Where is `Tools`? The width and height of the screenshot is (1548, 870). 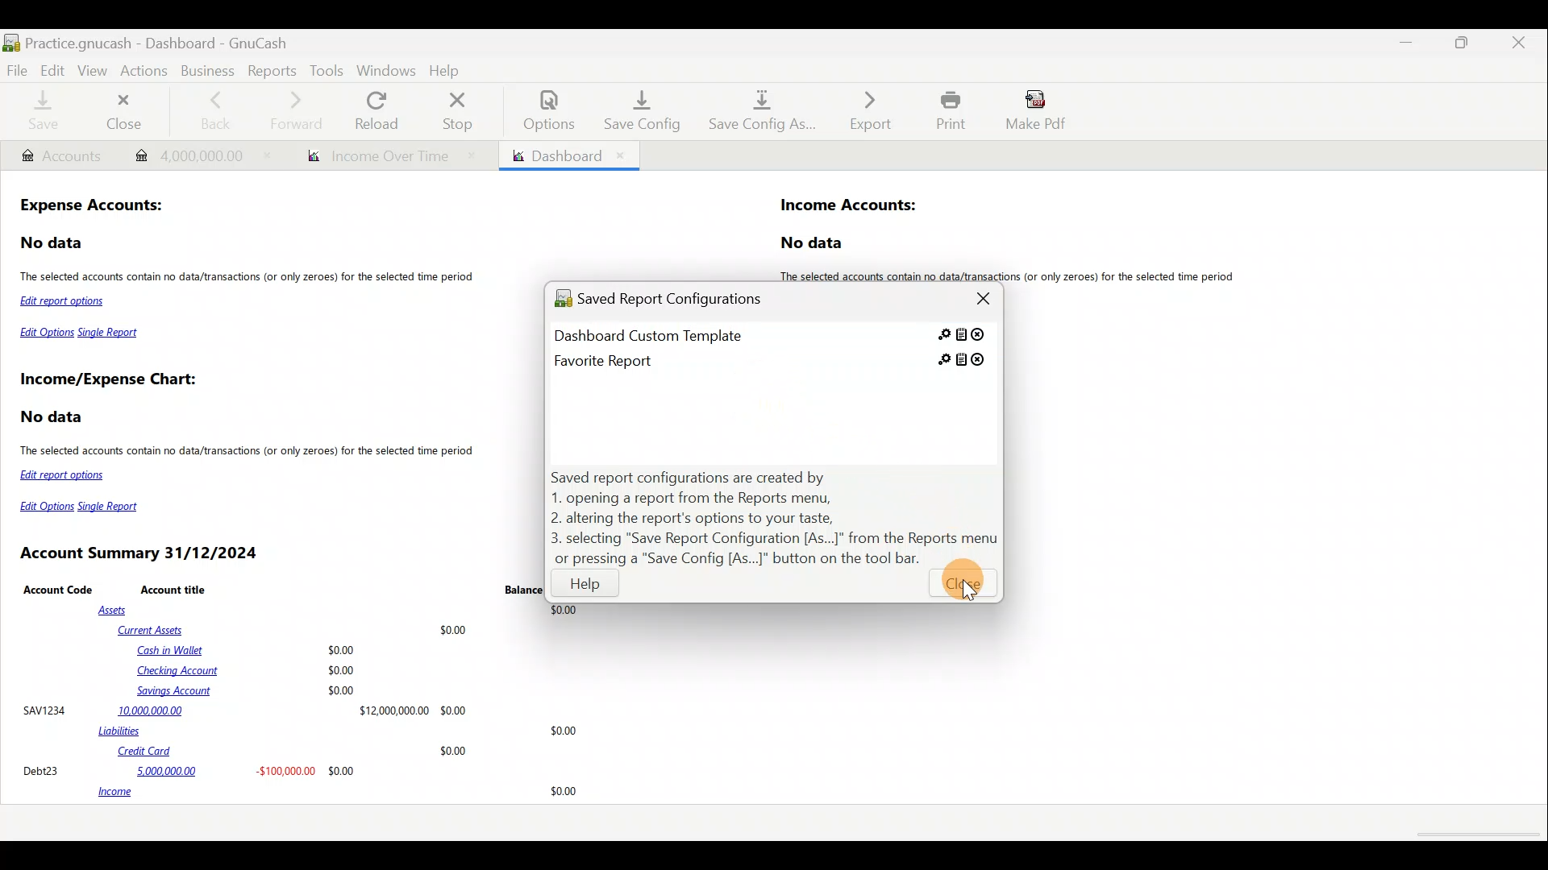
Tools is located at coordinates (327, 70).